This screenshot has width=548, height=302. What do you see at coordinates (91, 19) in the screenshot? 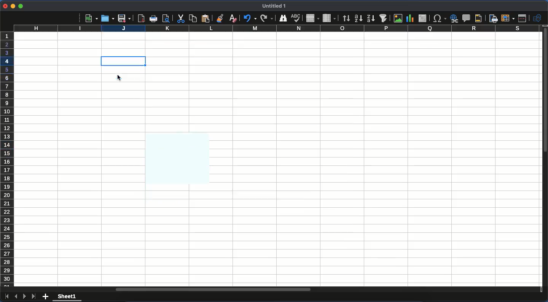
I see `new` at bounding box center [91, 19].